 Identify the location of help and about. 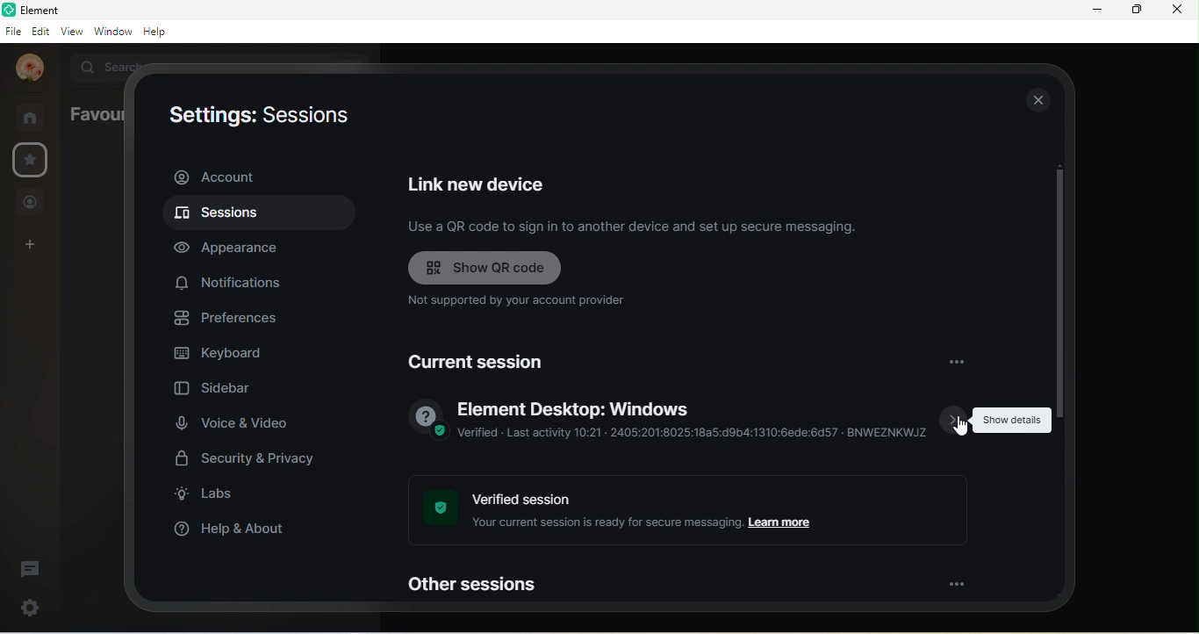
(240, 528).